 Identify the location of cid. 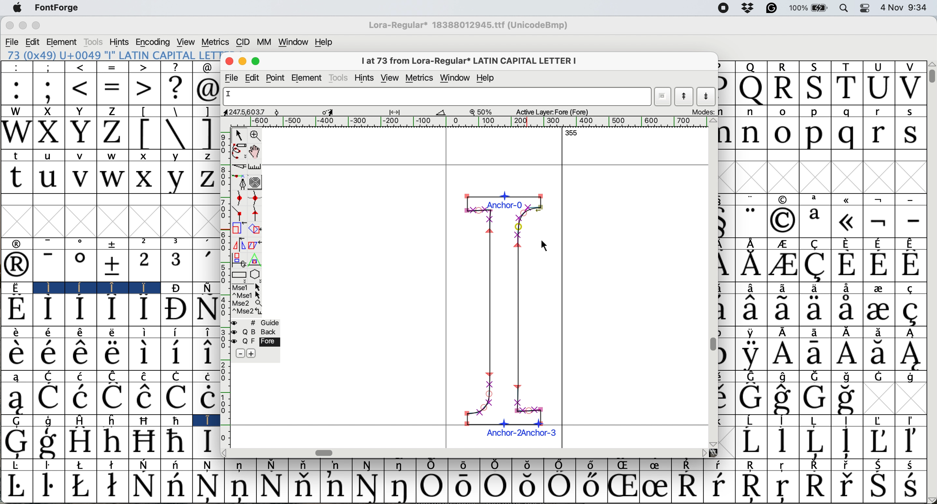
(242, 42).